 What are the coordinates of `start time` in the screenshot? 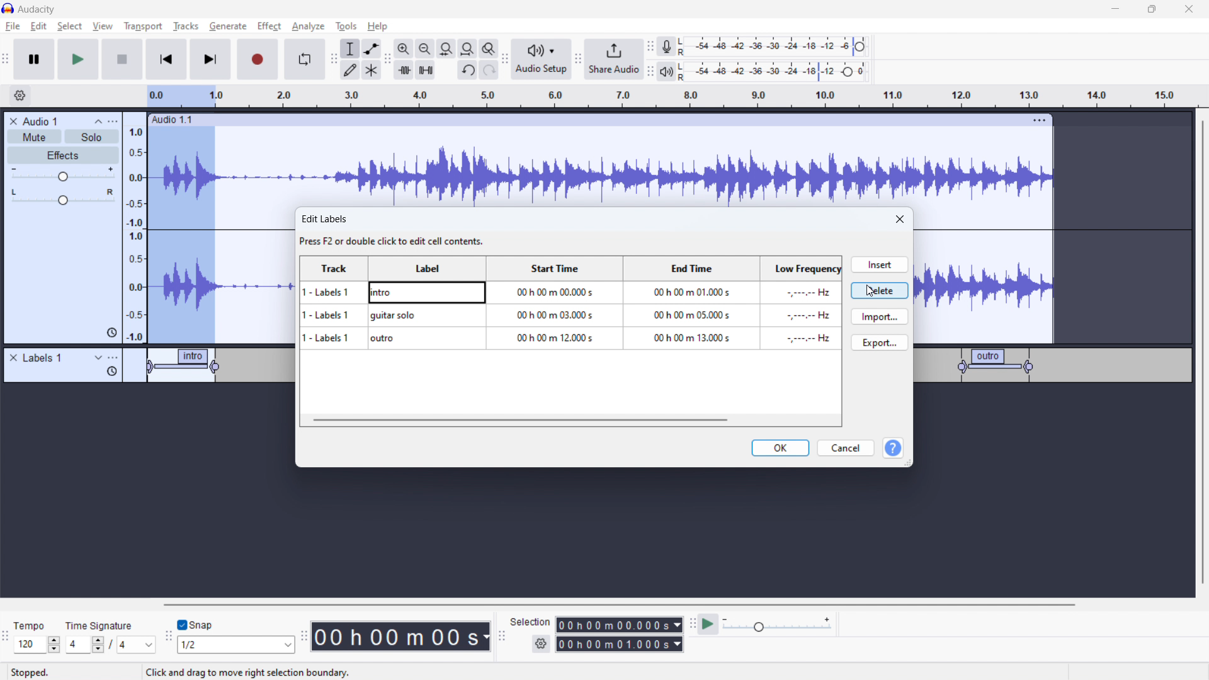 It's located at (553, 303).